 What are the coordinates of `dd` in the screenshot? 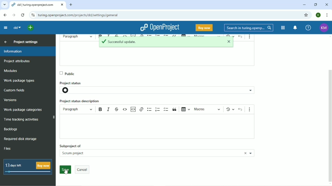 It's located at (17, 28).